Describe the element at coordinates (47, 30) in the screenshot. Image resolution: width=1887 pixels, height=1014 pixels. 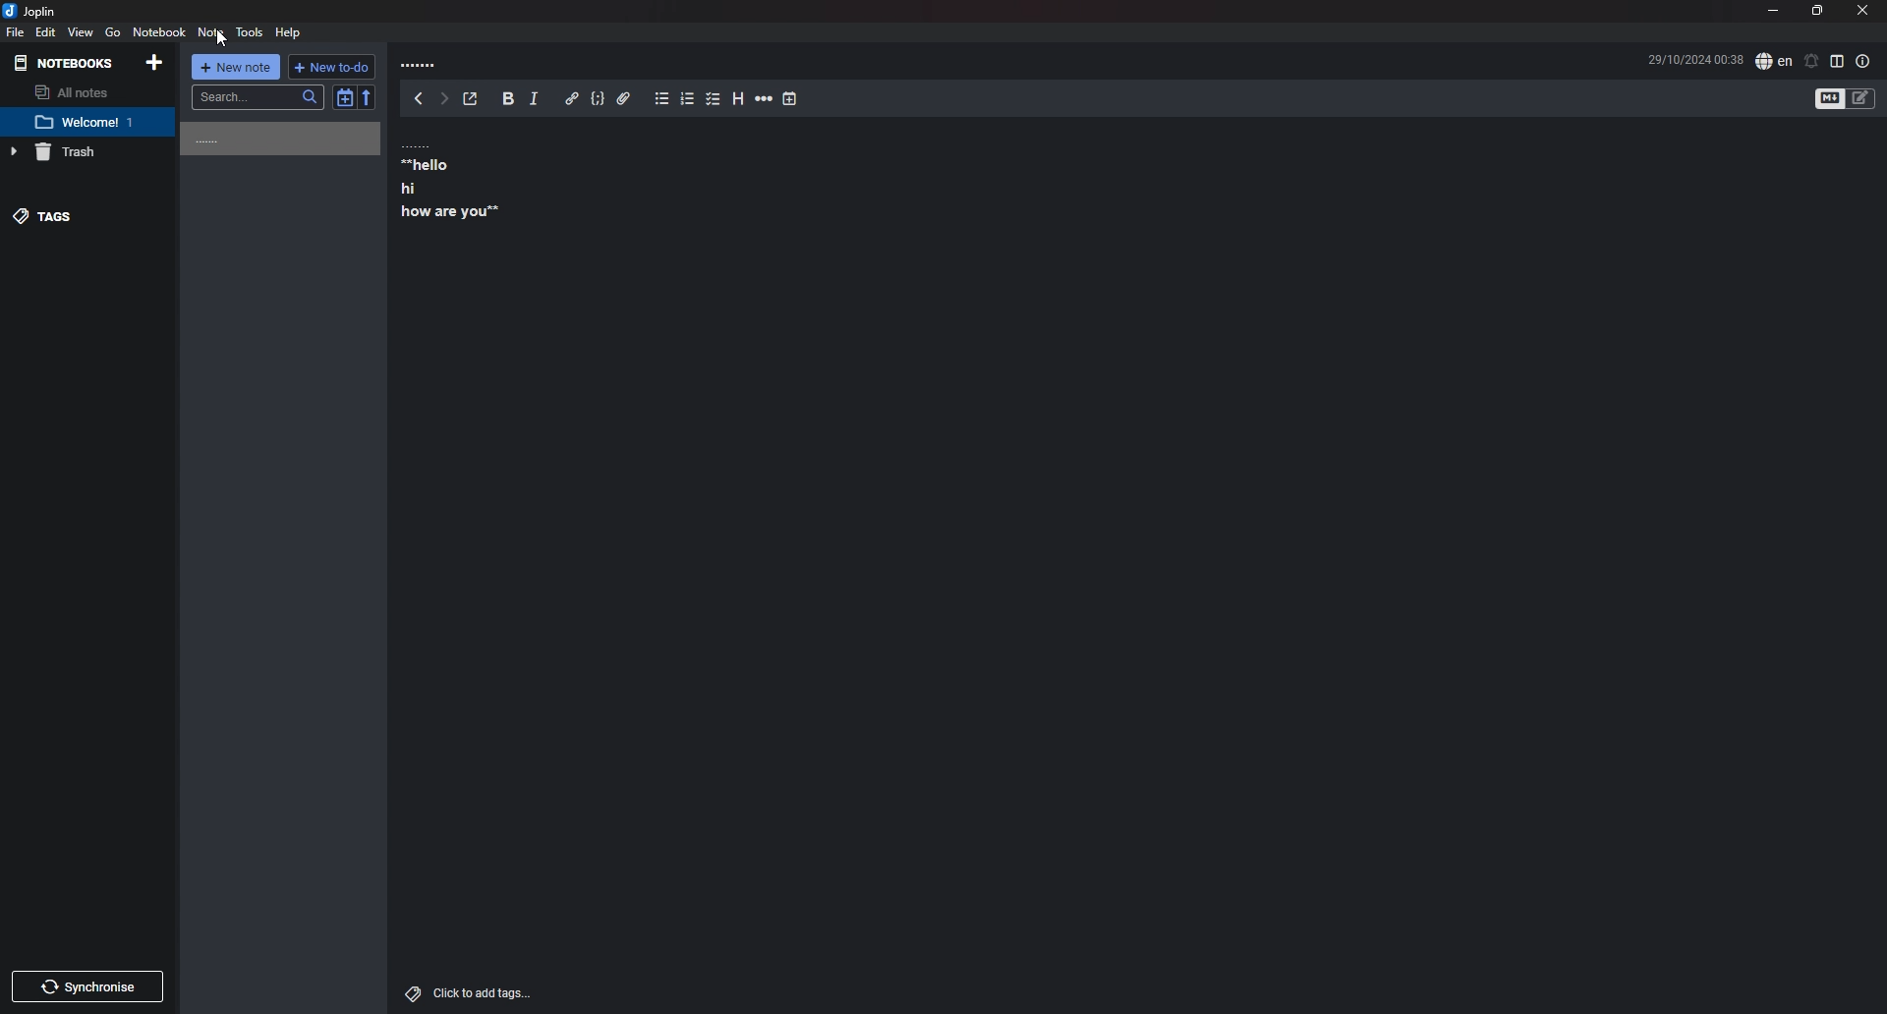
I see `Edit` at that location.